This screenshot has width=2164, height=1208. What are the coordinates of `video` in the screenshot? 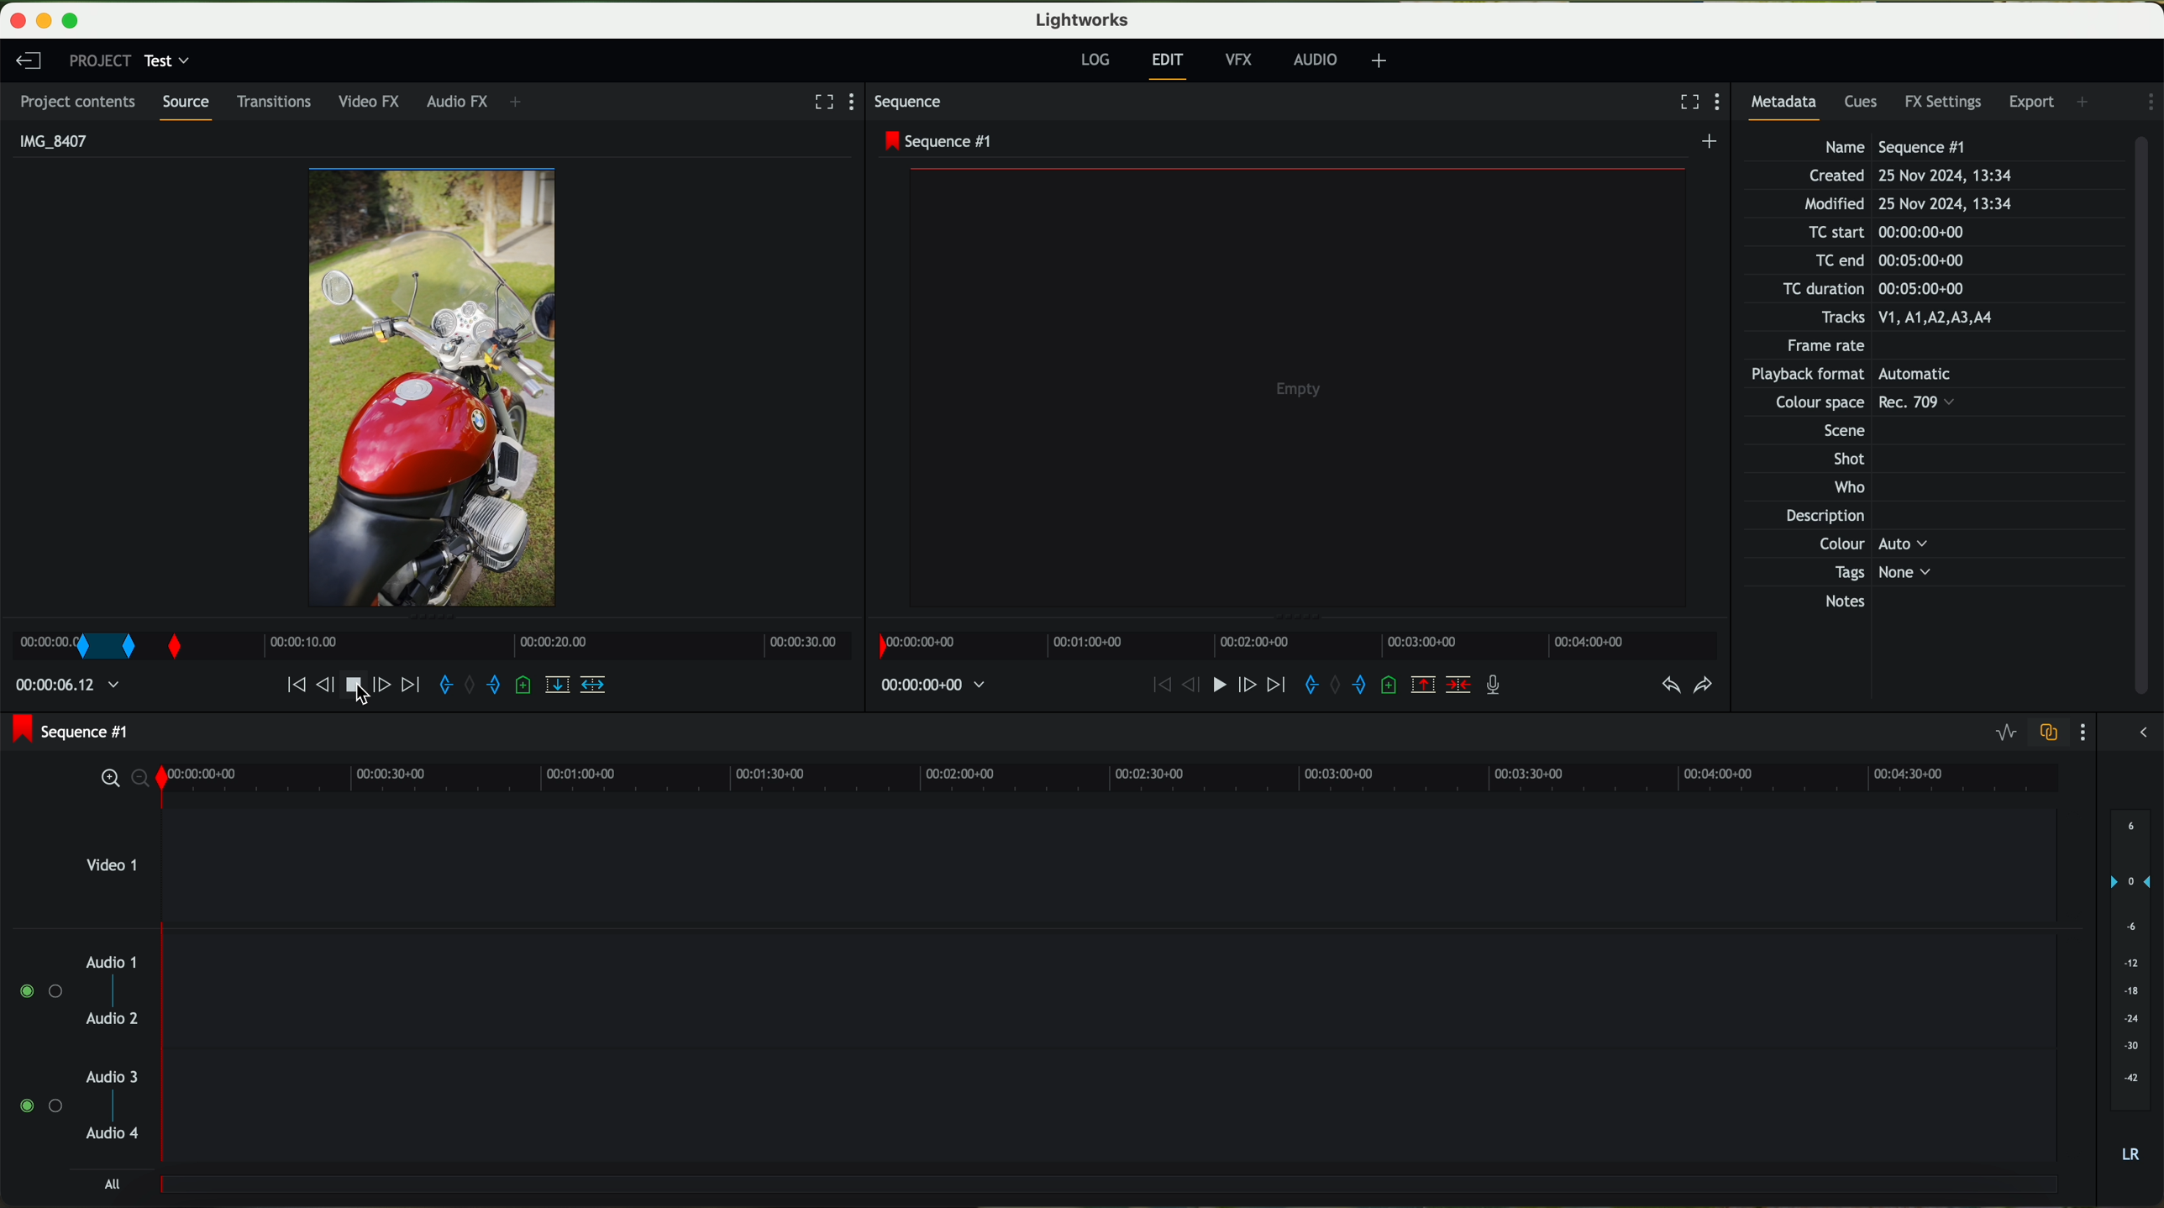 It's located at (423, 384).